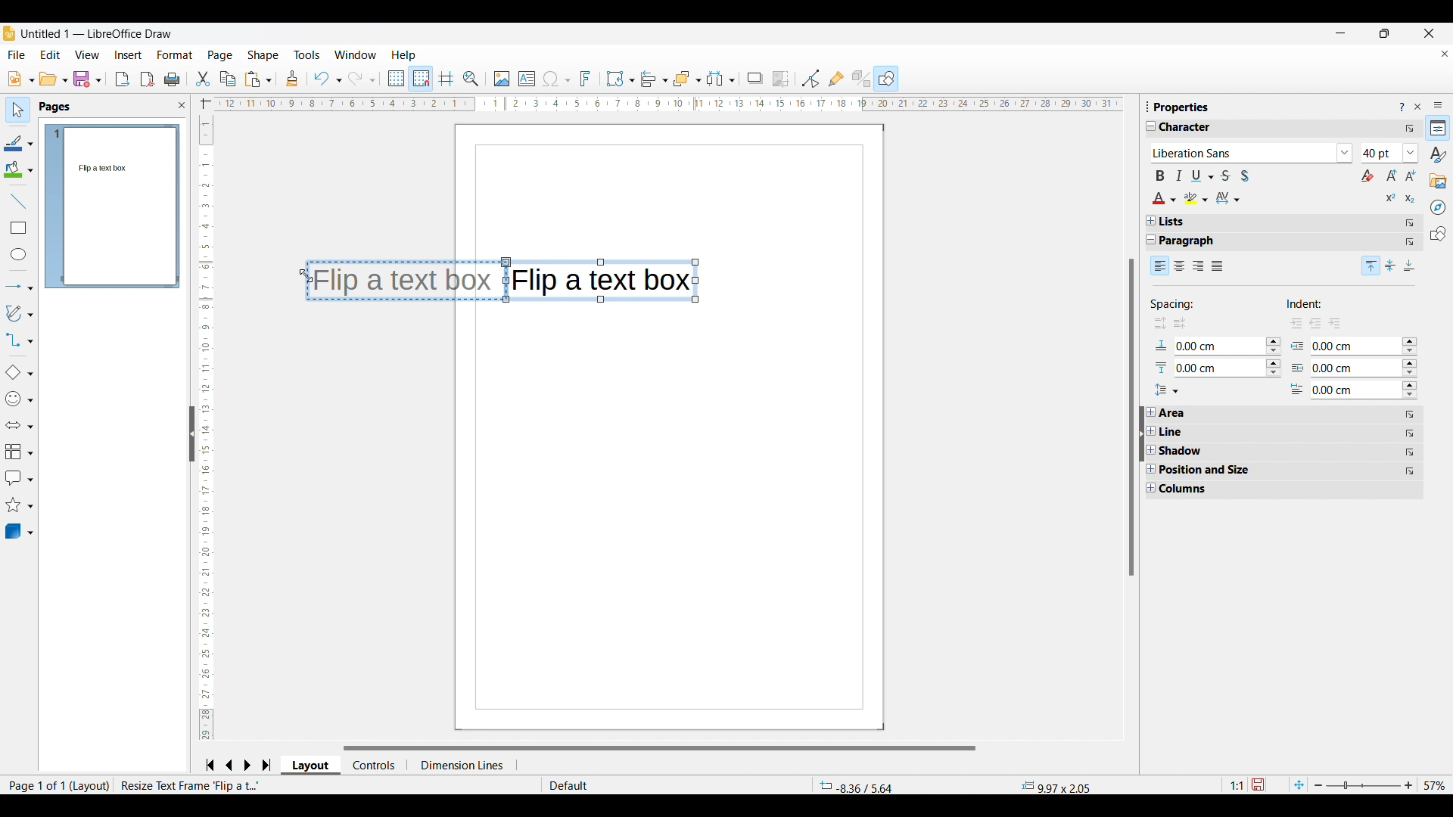  I want to click on Tools menu, so click(307, 54).